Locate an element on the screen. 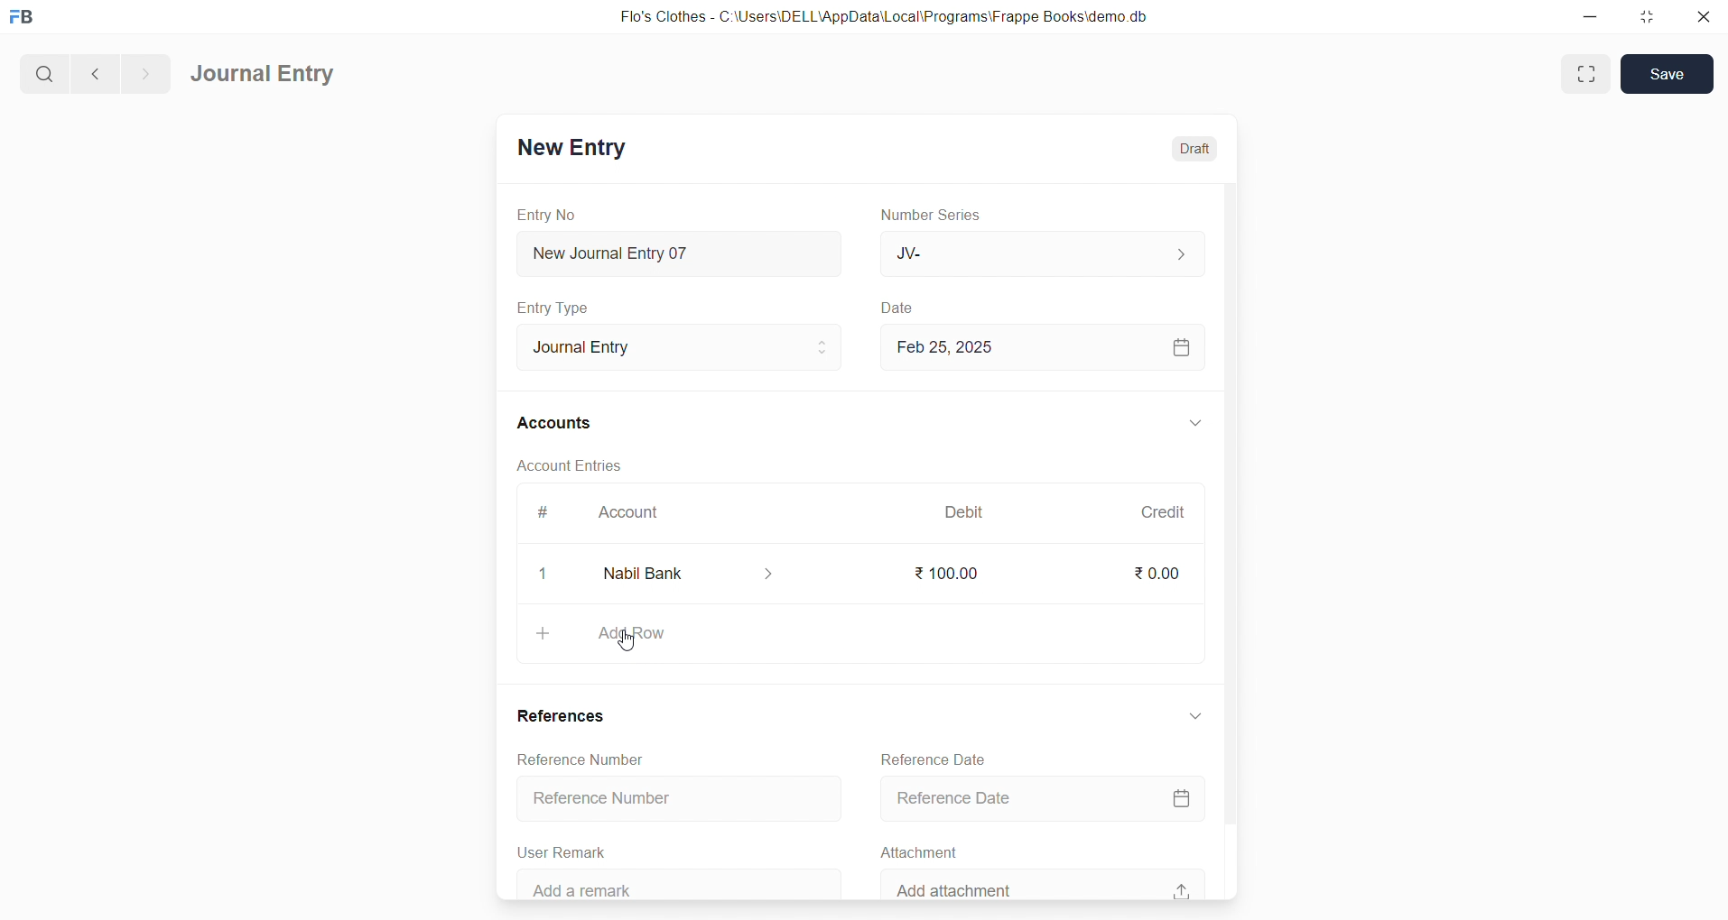 This screenshot has width=1728, height=920. expand/collapse is located at coordinates (1195, 722).